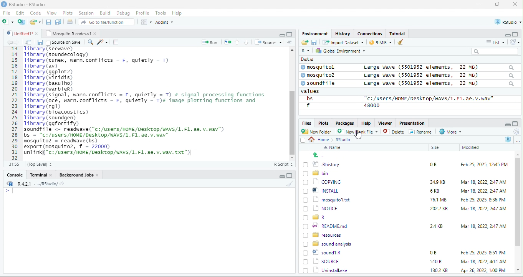  What do you see at coordinates (483, 226) in the screenshot?
I see `Mar 18, 2022, 2:47 AM` at bounding box center [483, 226].